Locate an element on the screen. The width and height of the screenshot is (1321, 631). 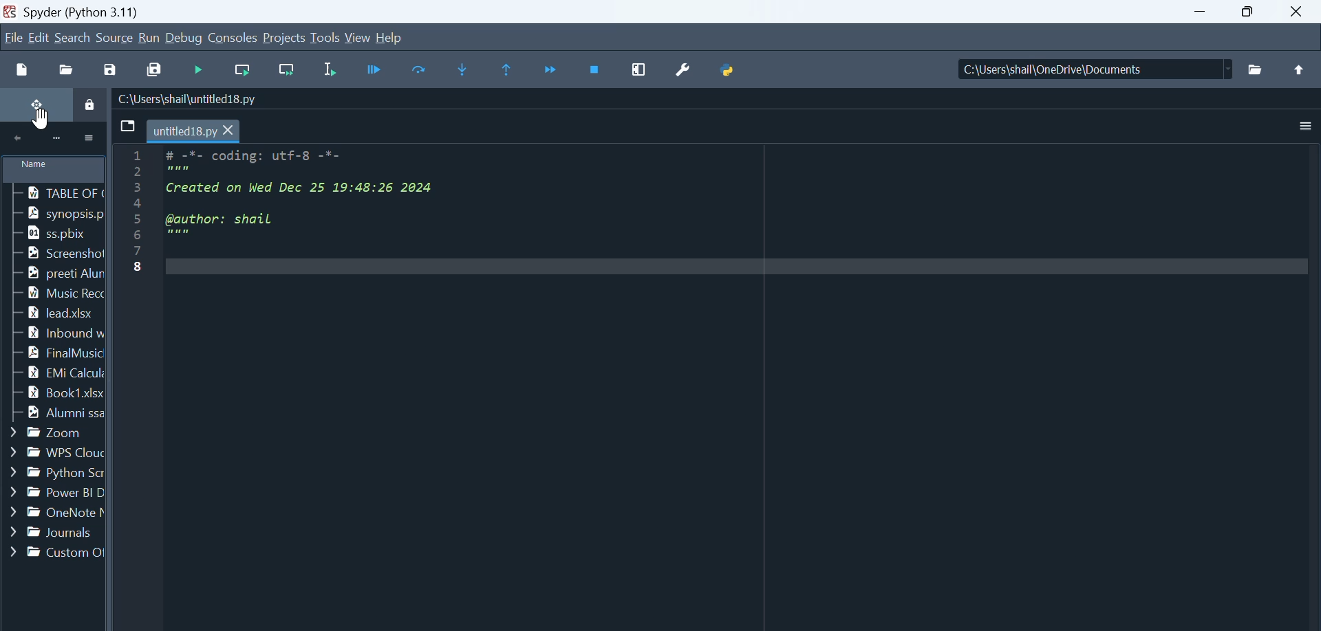
maximise is located at coordinates (1254, 12).